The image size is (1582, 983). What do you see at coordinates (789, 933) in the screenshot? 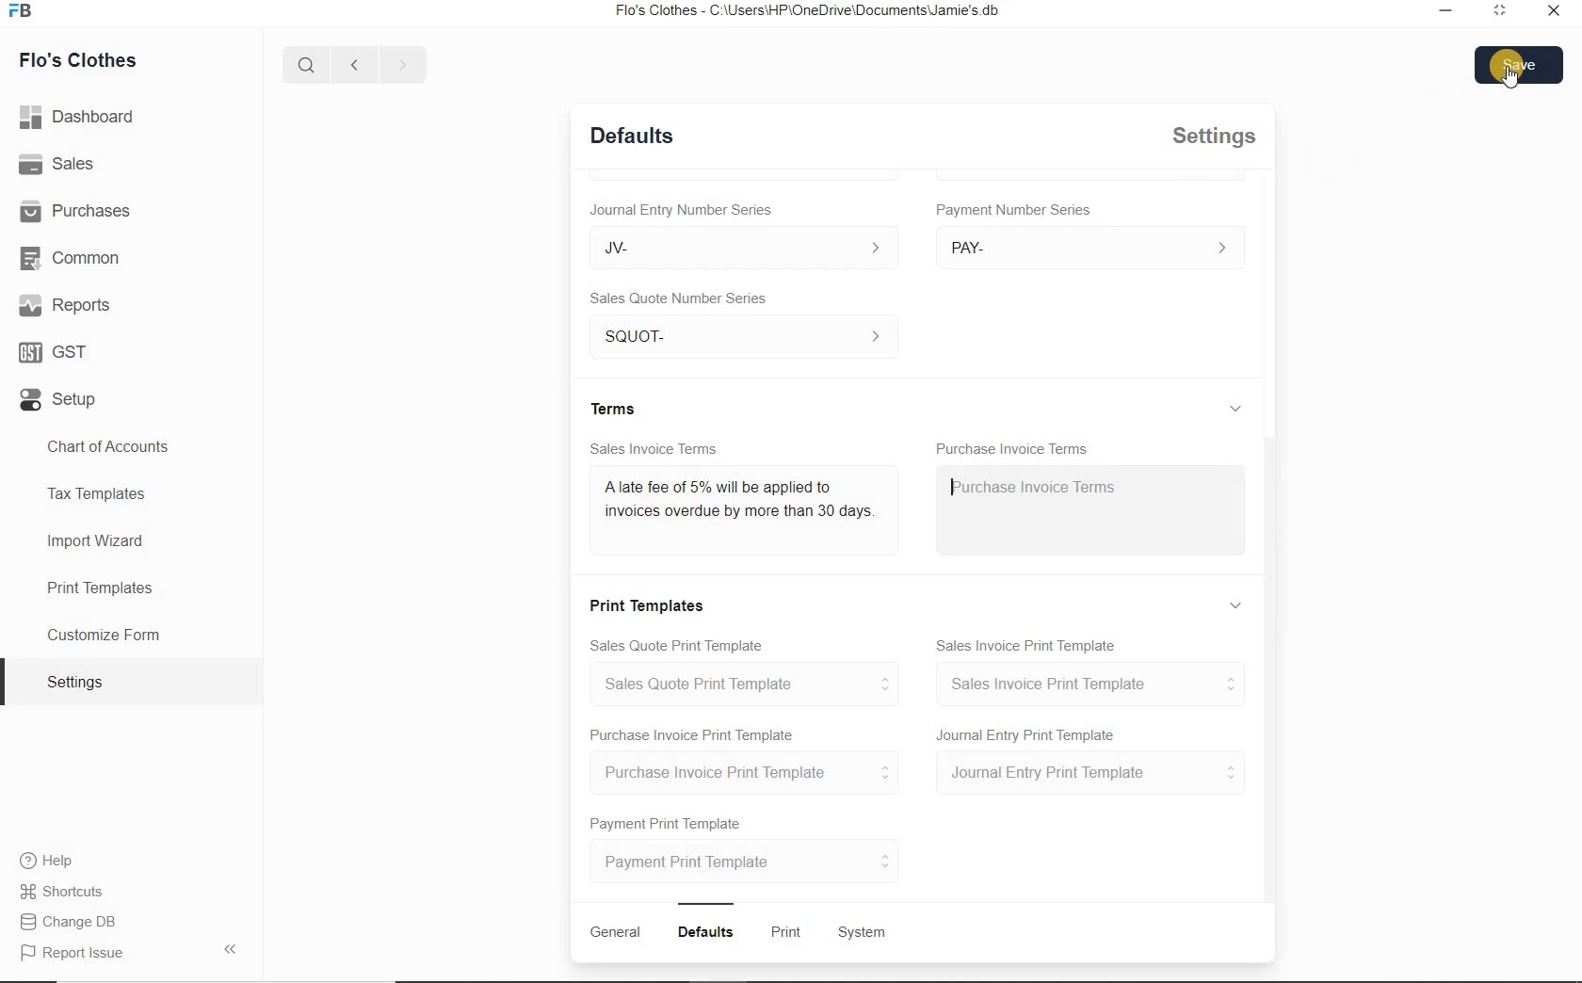
I see `Print` at bounding box center [789, 933].